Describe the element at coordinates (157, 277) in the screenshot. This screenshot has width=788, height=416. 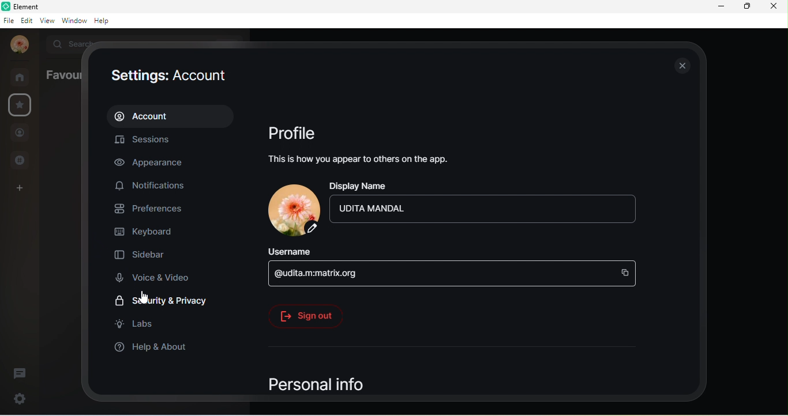
I see `voice and video` at that location.